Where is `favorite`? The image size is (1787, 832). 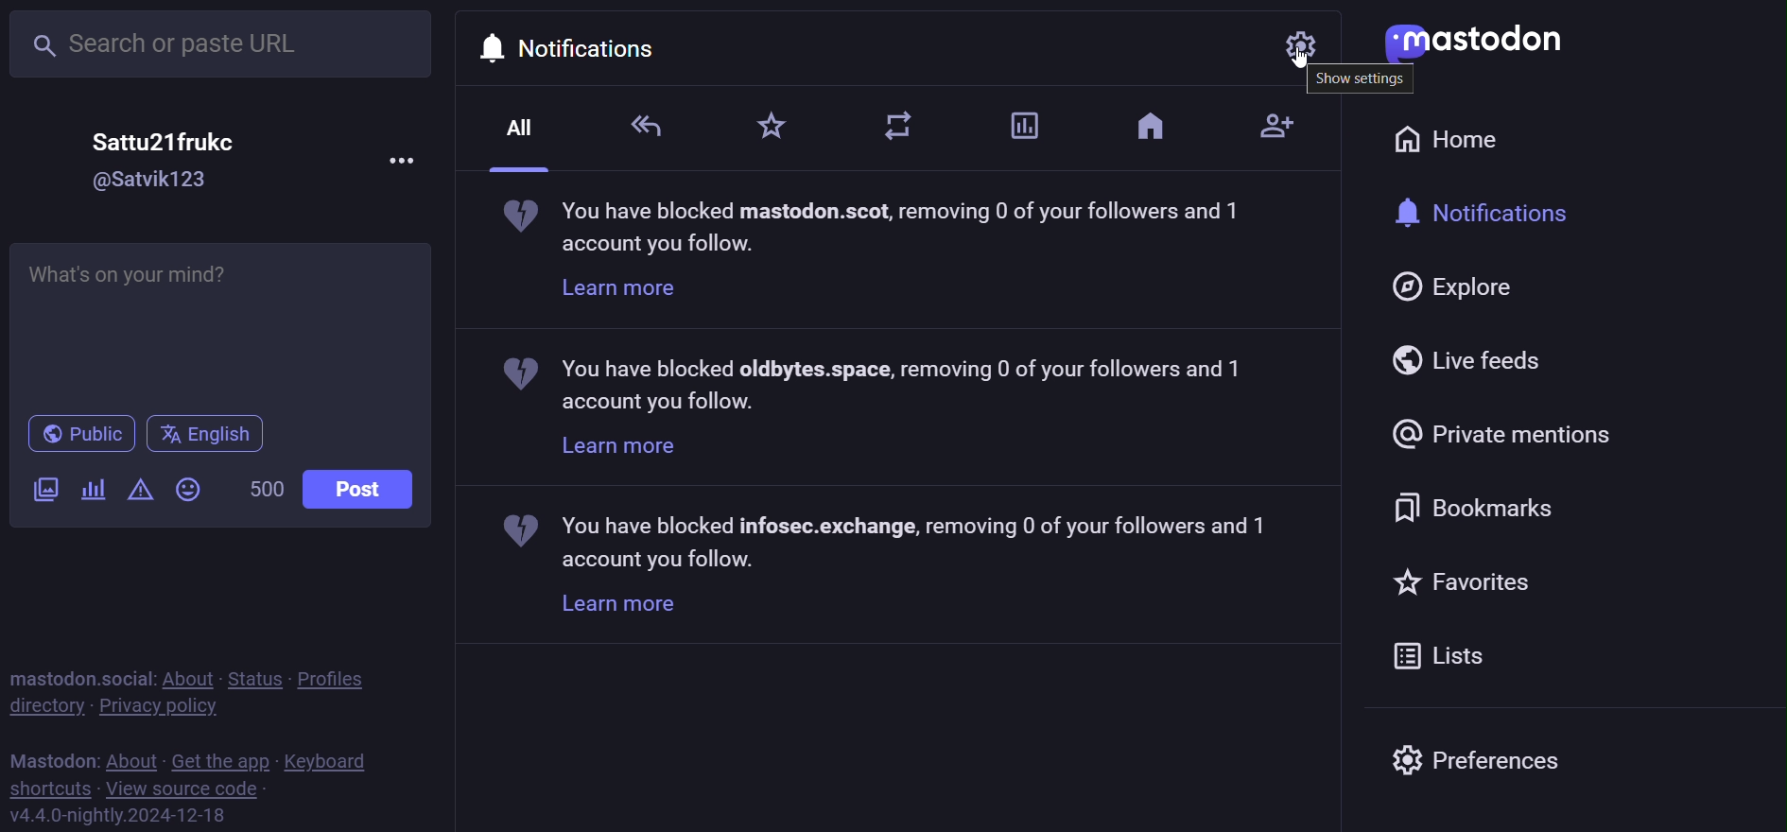
favorite is located at coordinates (770, 123).